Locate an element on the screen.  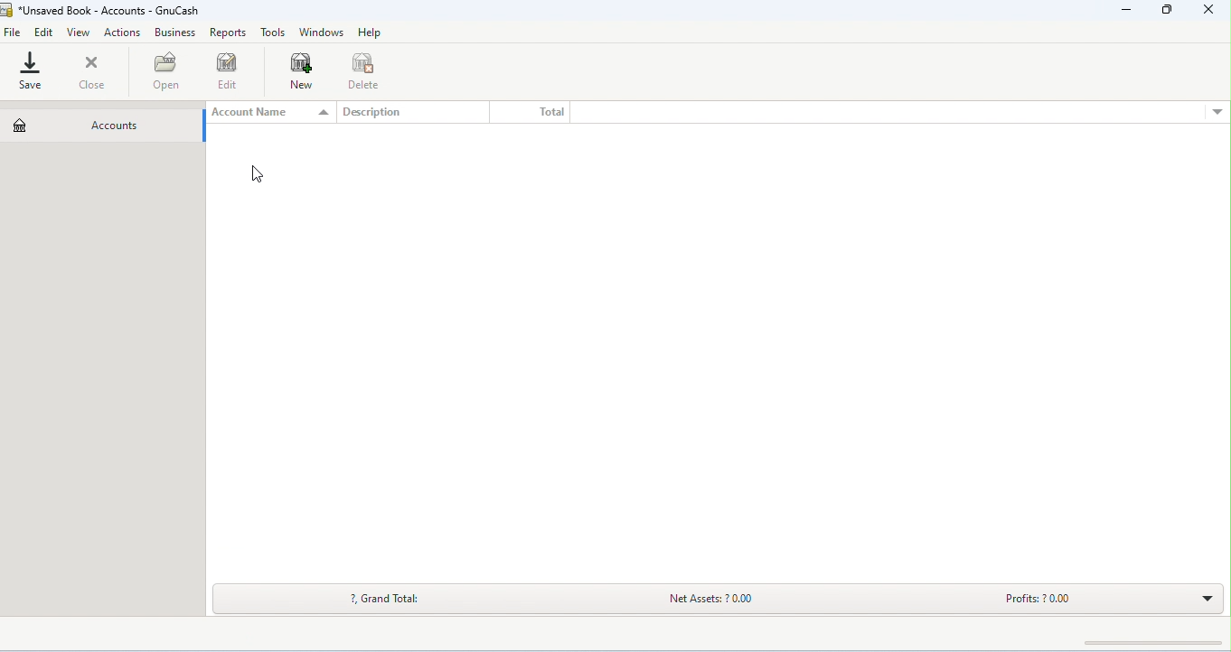
edit is located at coordinates (44, 33).